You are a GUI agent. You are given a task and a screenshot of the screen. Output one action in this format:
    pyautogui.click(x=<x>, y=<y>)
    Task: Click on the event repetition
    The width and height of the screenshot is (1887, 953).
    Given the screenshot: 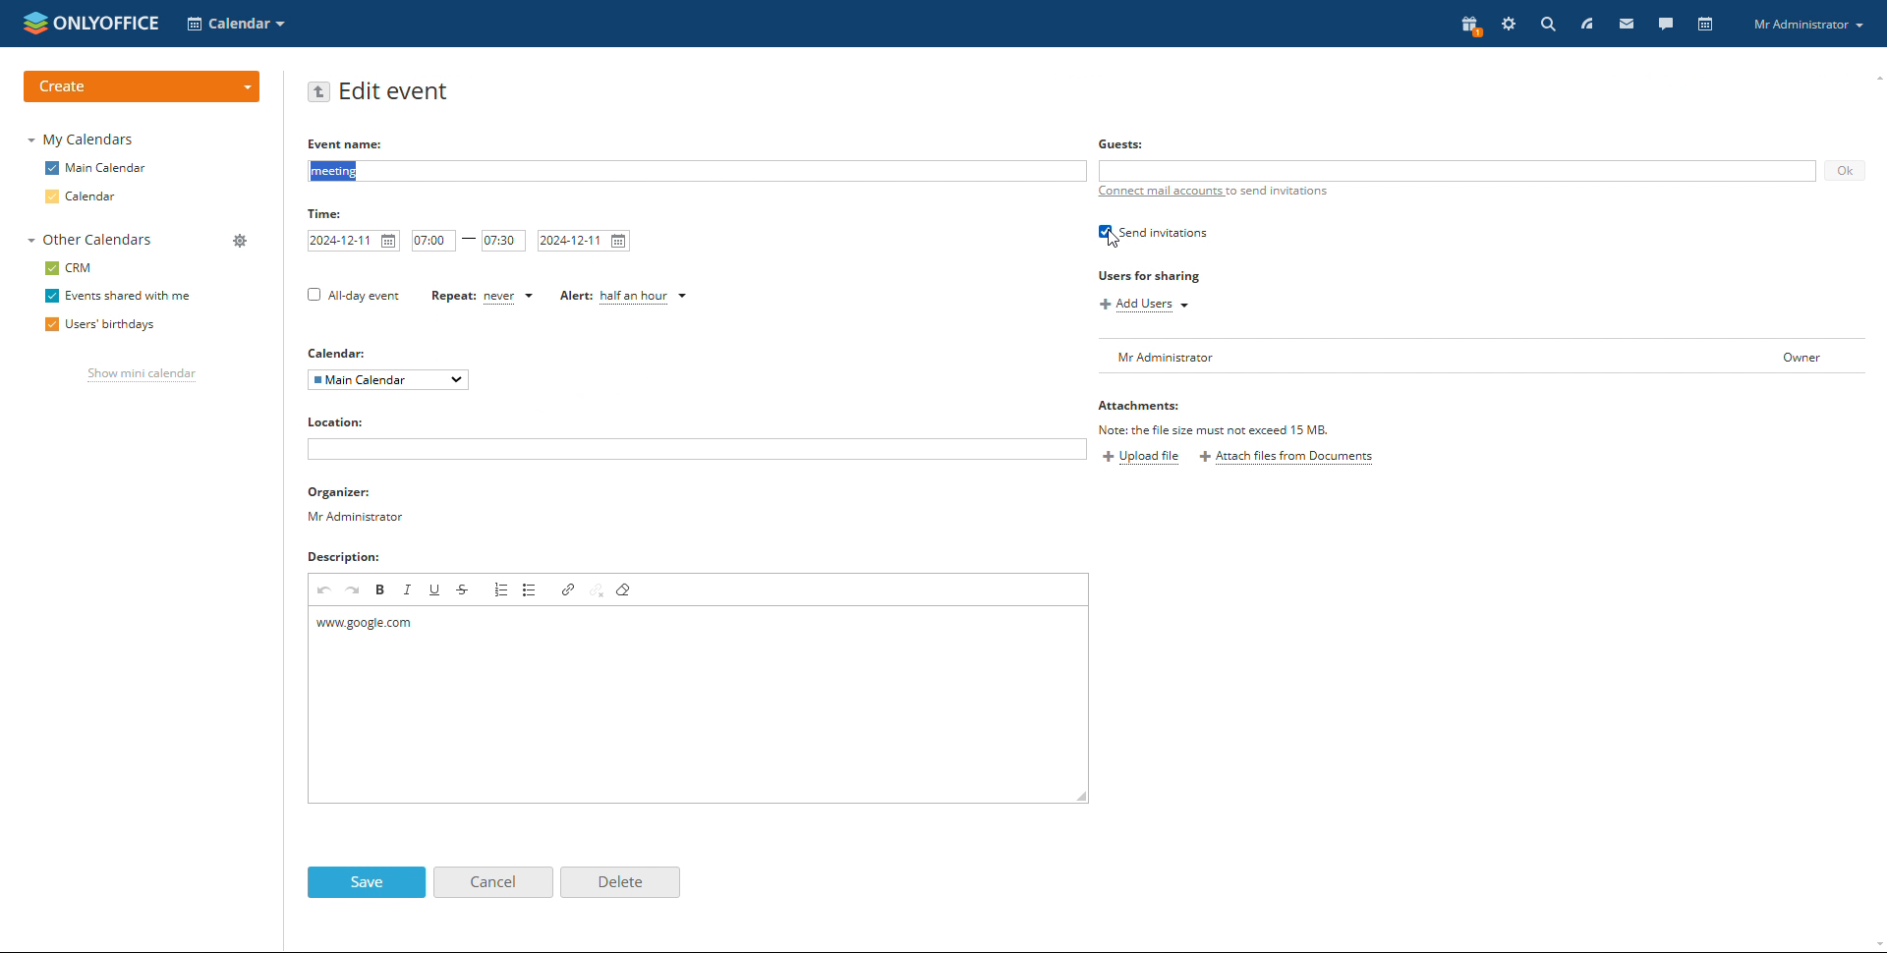 What is the action you would take?
    pyautogui.click(x=510, y=297)
    